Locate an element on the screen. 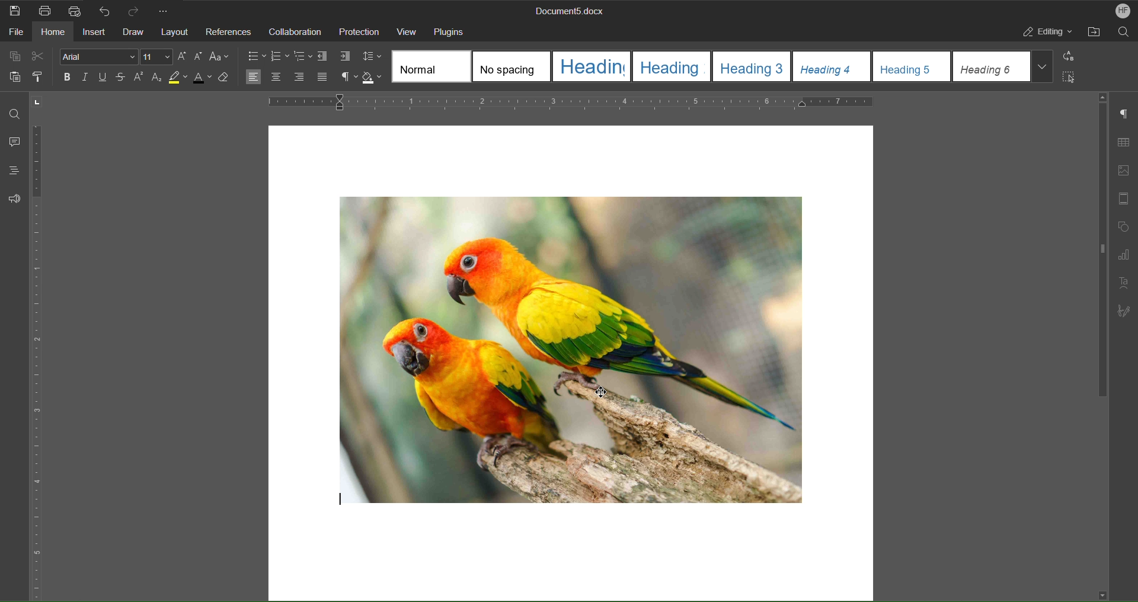  Decrease Size is located at coordinates (200, 57).